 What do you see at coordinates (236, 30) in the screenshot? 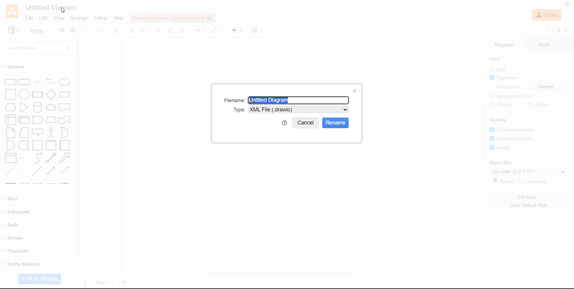
I see `Insert ` at bounding box center [236, 30].